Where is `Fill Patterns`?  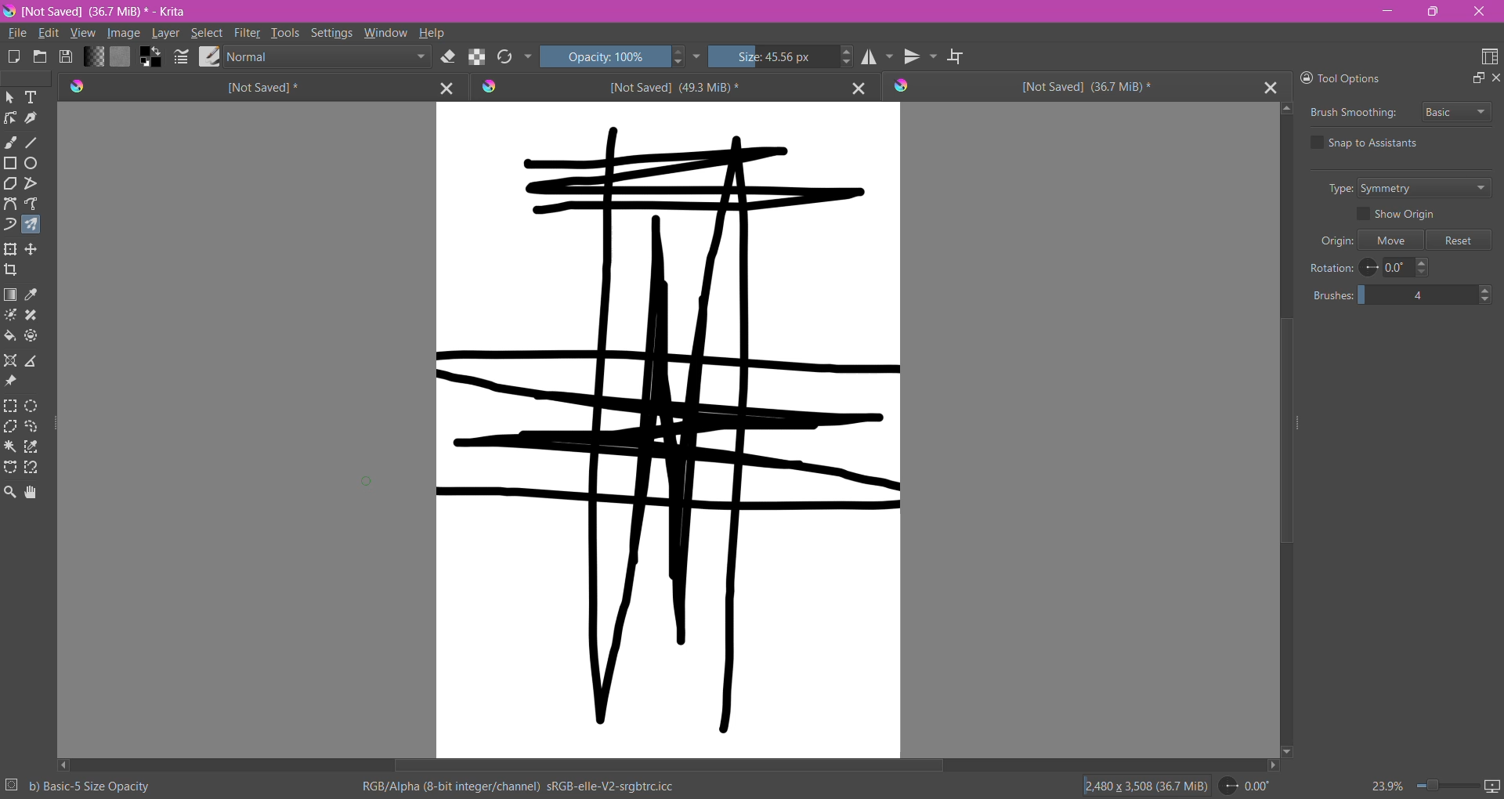
Fill Patterns is located at coordinates (121, 56).